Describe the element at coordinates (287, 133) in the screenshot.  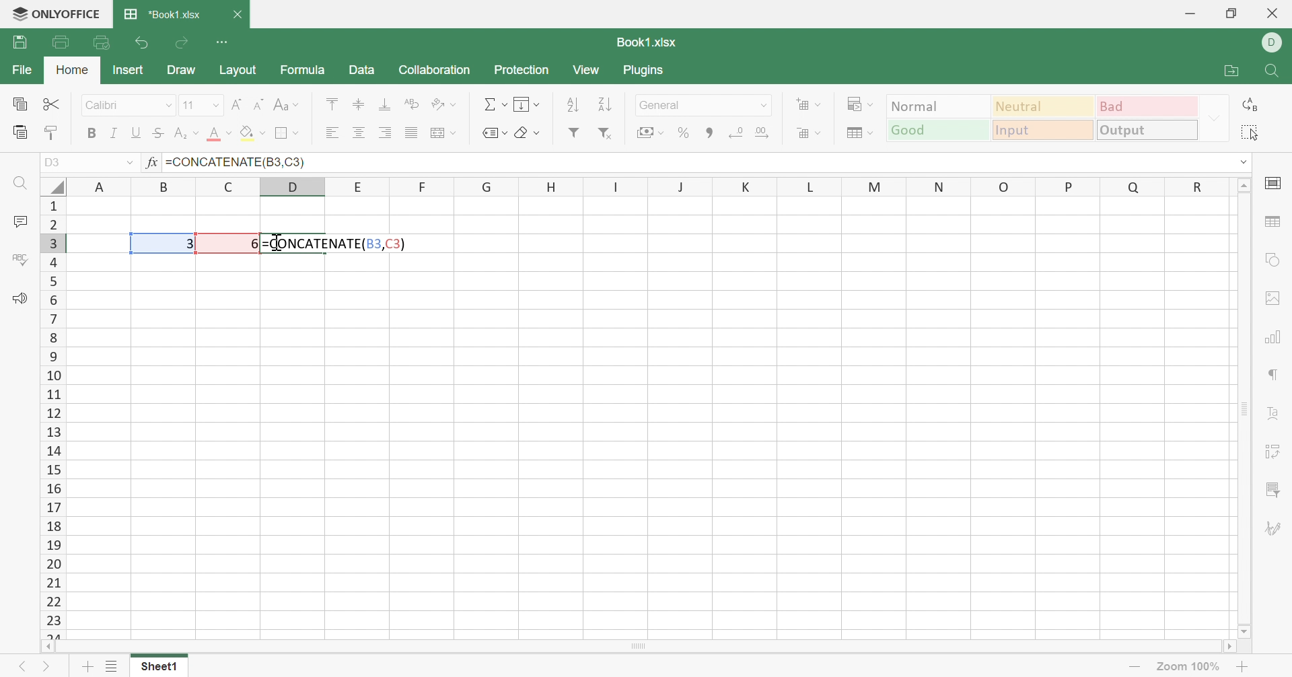
I see `Borders` at that location.